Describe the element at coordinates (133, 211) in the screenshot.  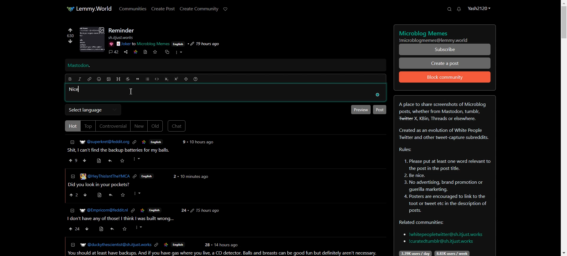
I see `` at that location.